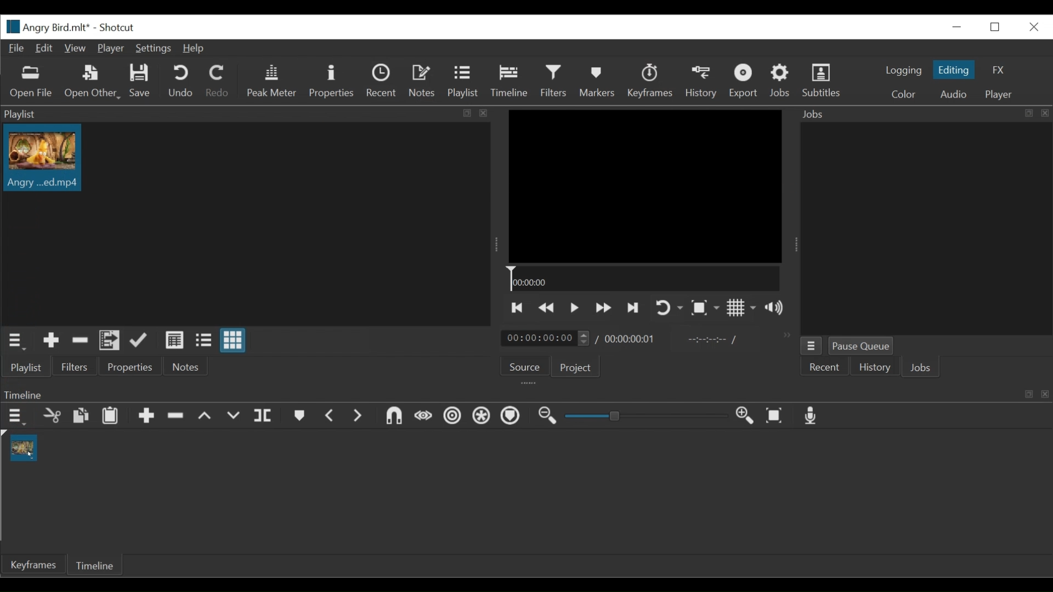 The width and height of the screenshot is (1053, 592). Describe the element at coordinates (643, 279) in the screenshot. I see `Timeline` at that location.